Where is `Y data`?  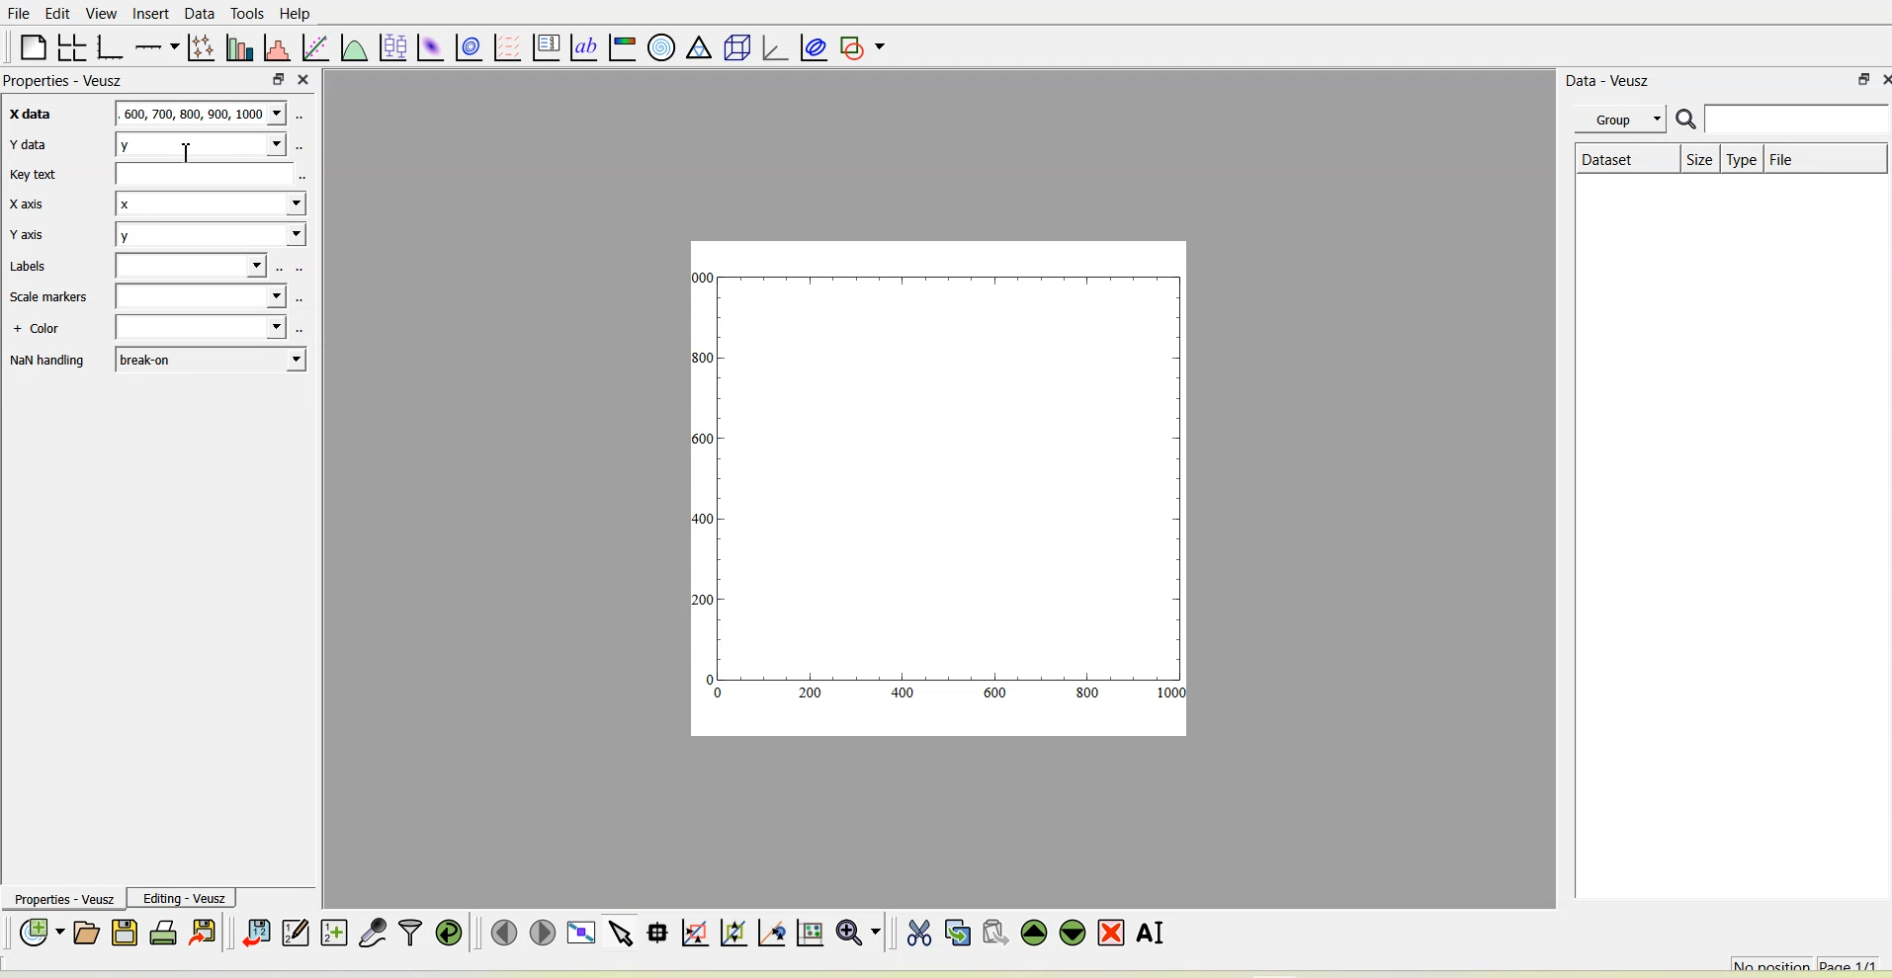
Y data is located at coordinates (34, 147).